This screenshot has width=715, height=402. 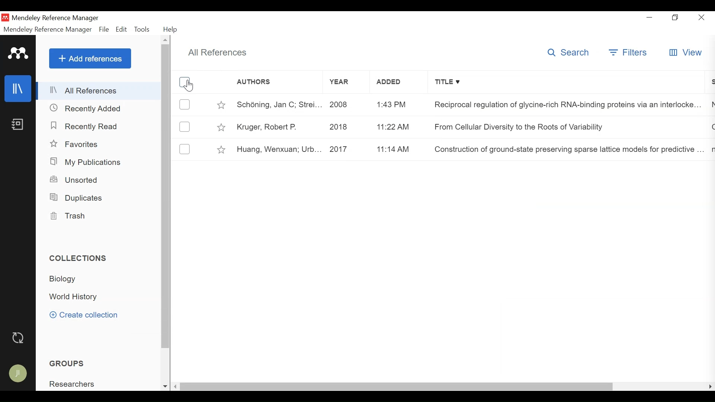 I want to click on Title, so click(x=565, y=83).